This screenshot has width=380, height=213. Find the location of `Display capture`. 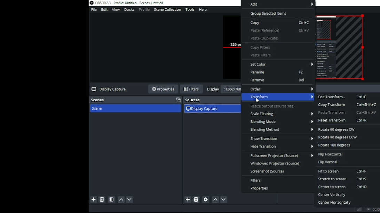

Display capture is located at coordinates (204, 109).